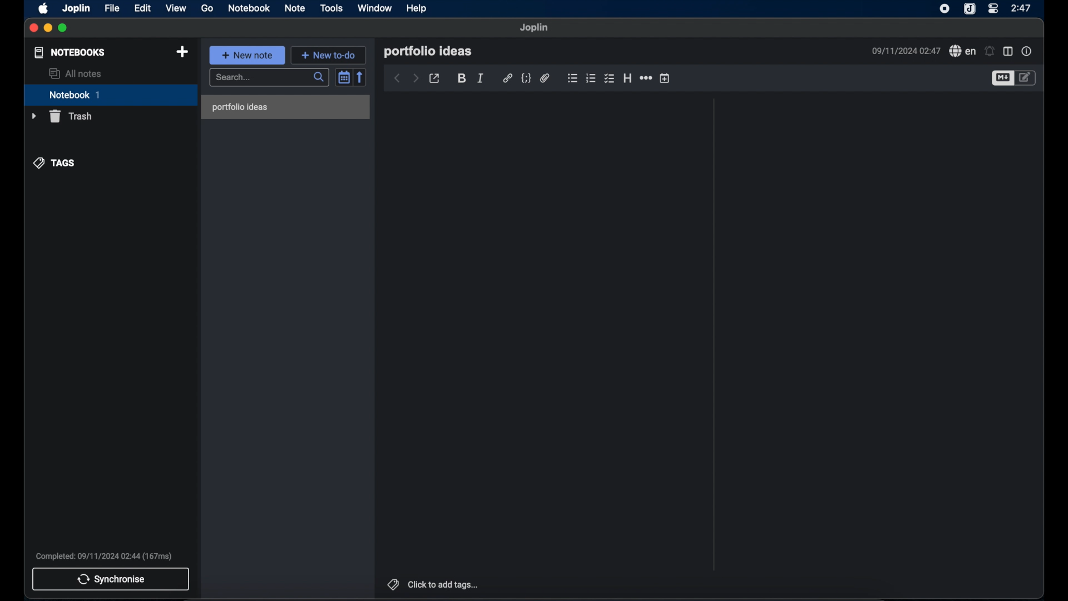 This screenshot has width=1068, height=601. Describe the element at coordinates (104, 557) in the screenshot. I see `Completed: 09/11/2024 02:44 (167ms)` at that location.